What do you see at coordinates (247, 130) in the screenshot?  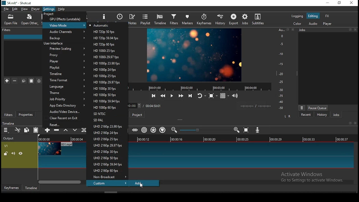 I see `zoom timeline to fit` at bounding box center [247, 130].